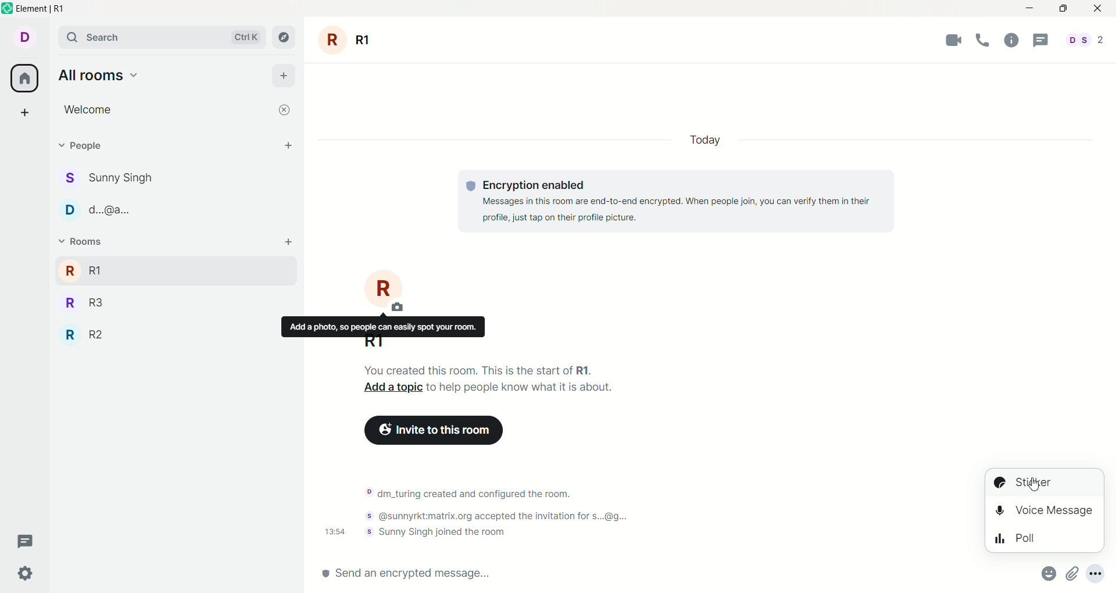 This screenshot has height=593, width=1116. Describe the element at coordinates (1049, 573) in the screenshot. I see `Add smiley` at that location.